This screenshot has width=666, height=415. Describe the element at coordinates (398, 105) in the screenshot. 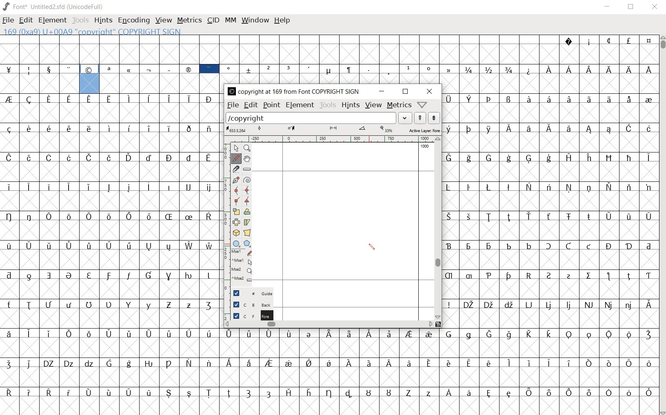

I see `metrics` at that location.